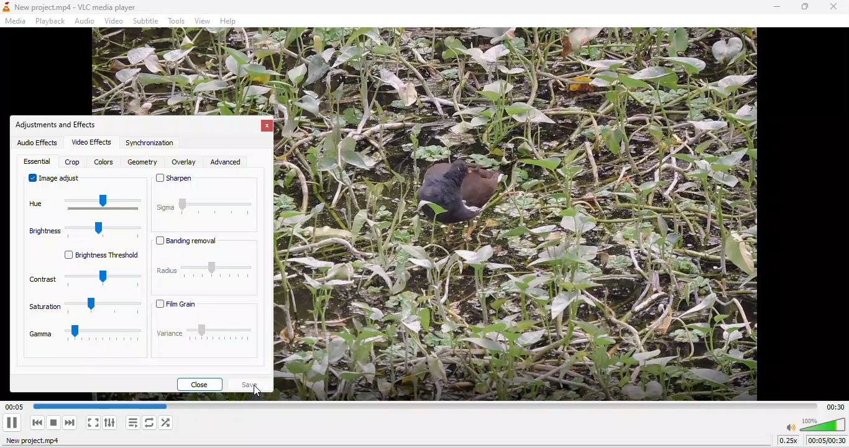  I want to click on advanced, so click(234, 161).